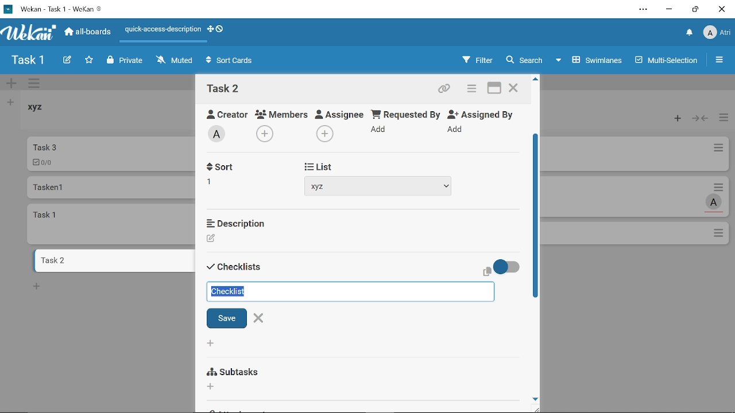  I want to click on Subtasks, so click(240, 371).